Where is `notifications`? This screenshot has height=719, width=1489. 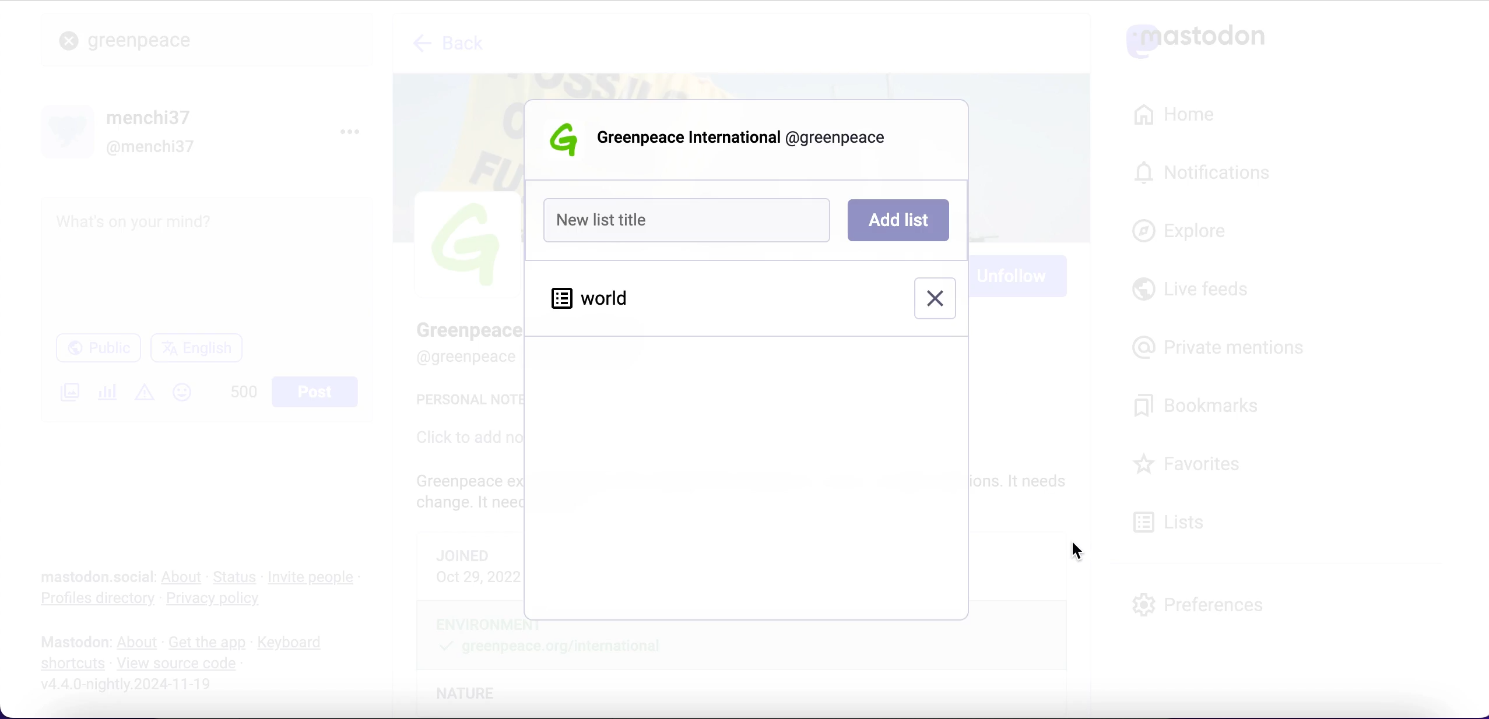
notifications is located at coordinates (1208, 172).